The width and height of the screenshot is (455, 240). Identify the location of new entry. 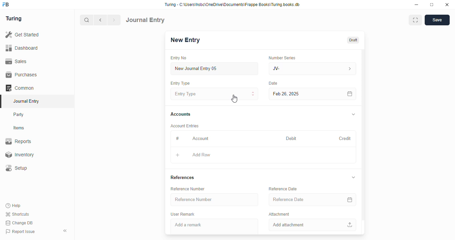
(185, 40).